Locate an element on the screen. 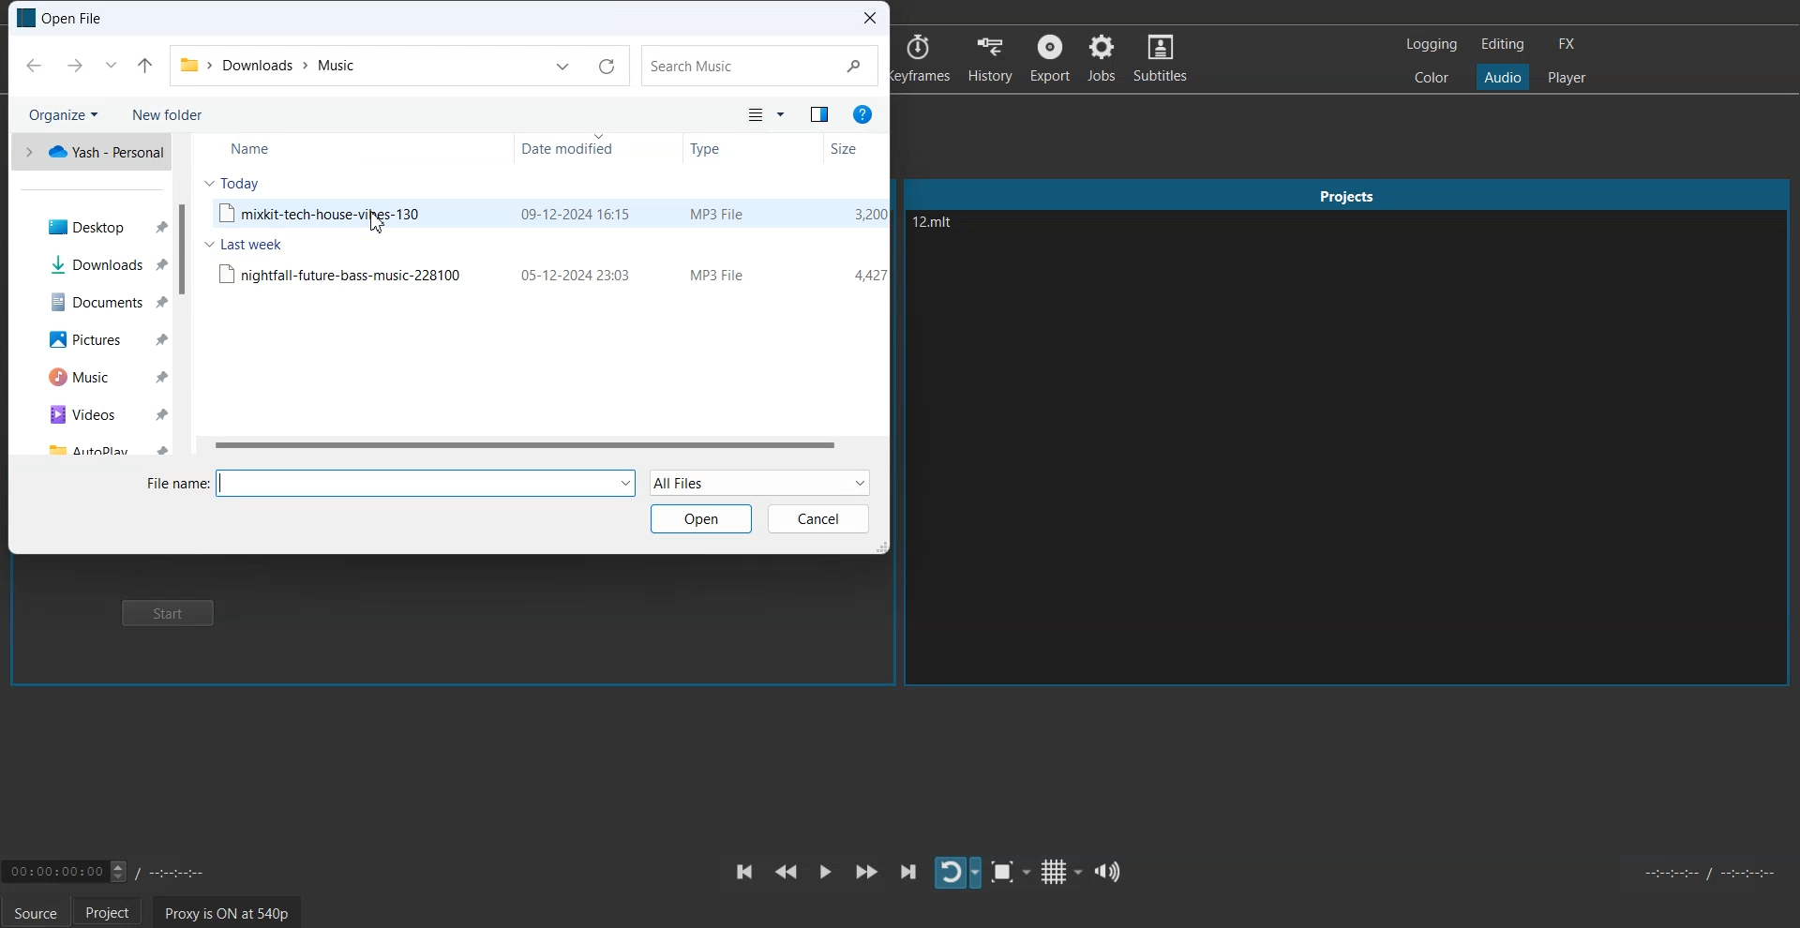 This screenshot has height=928, width=1800. Desktop is located at coordinates (89, 225).